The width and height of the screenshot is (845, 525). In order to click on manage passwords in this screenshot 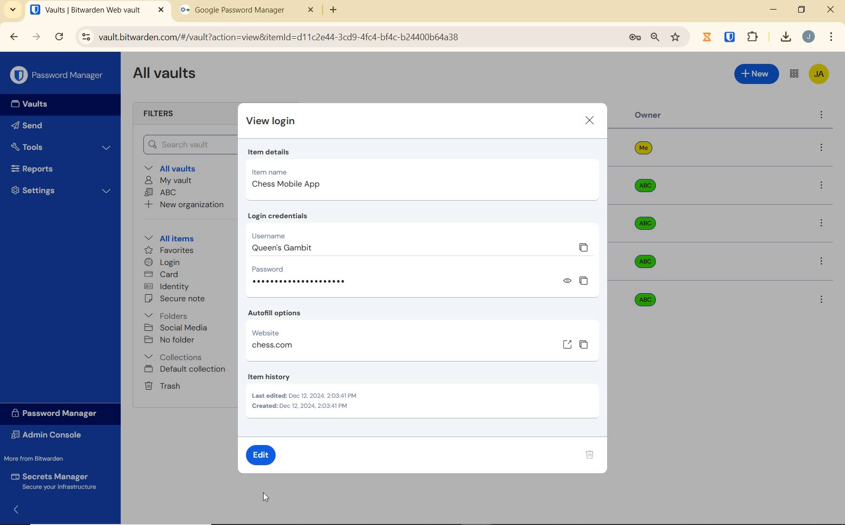, I will do `click(635, 38)`.